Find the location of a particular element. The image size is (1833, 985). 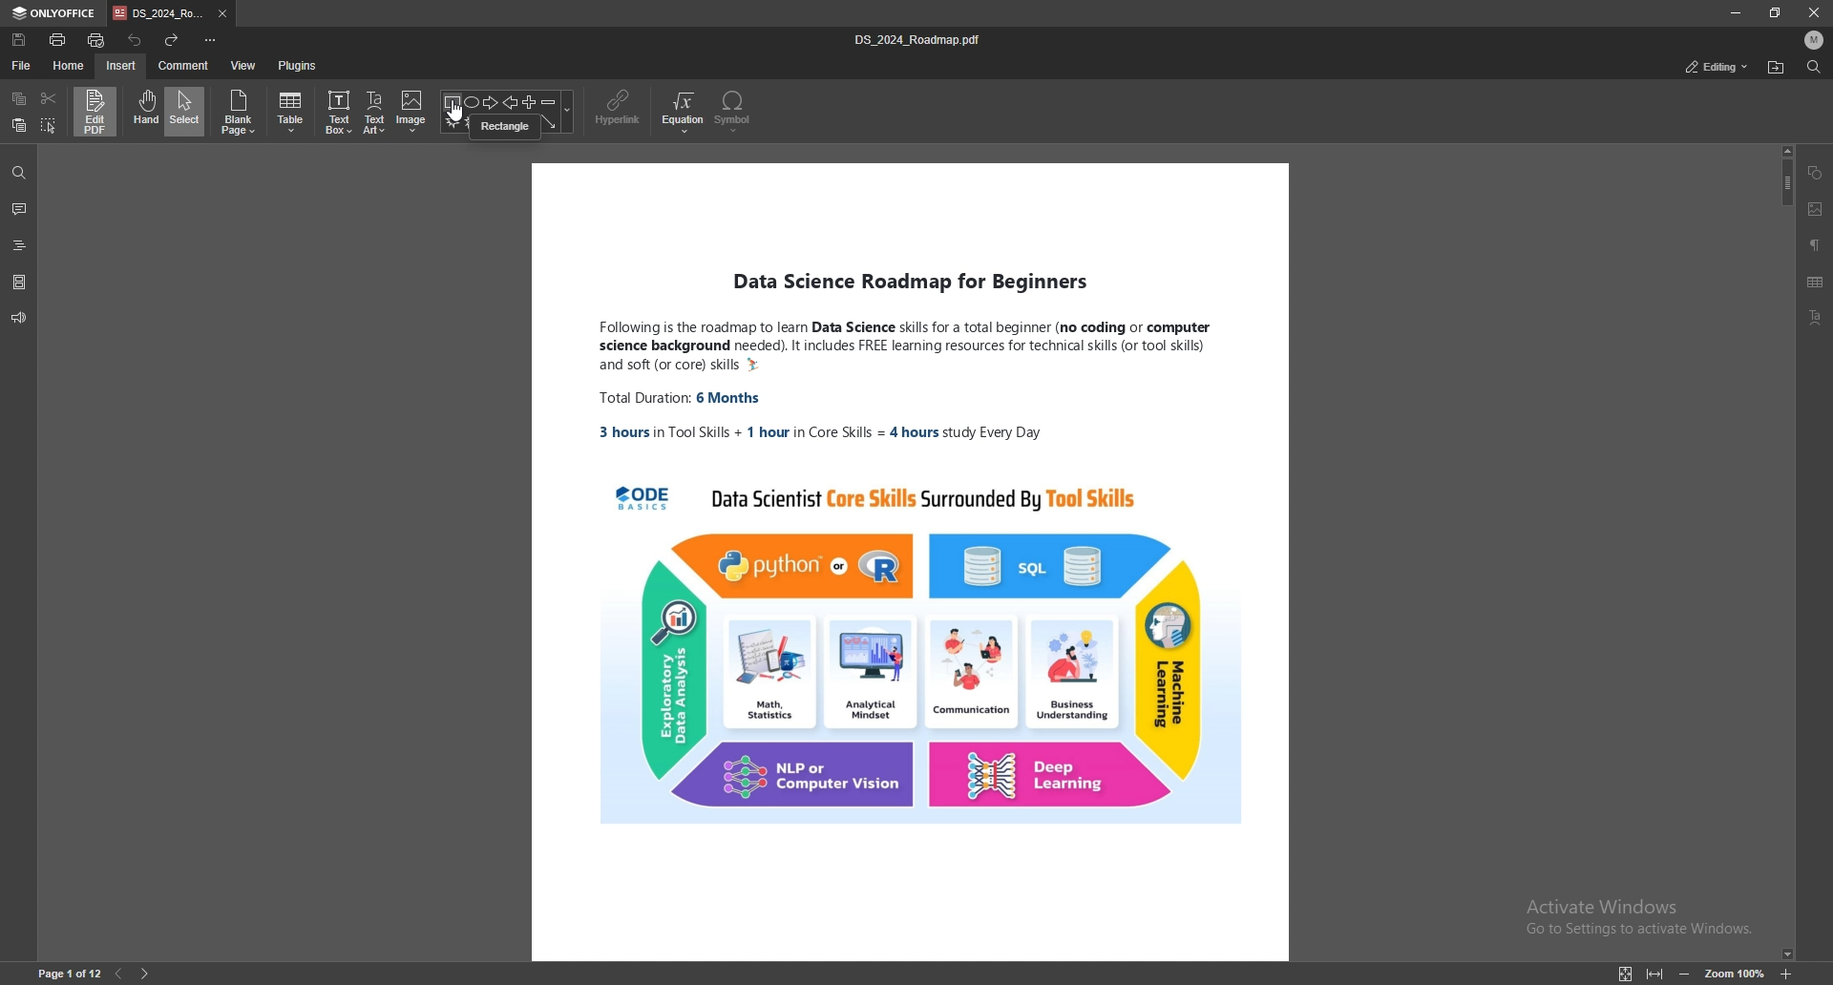

blank page is located at coordinates (241, 113).